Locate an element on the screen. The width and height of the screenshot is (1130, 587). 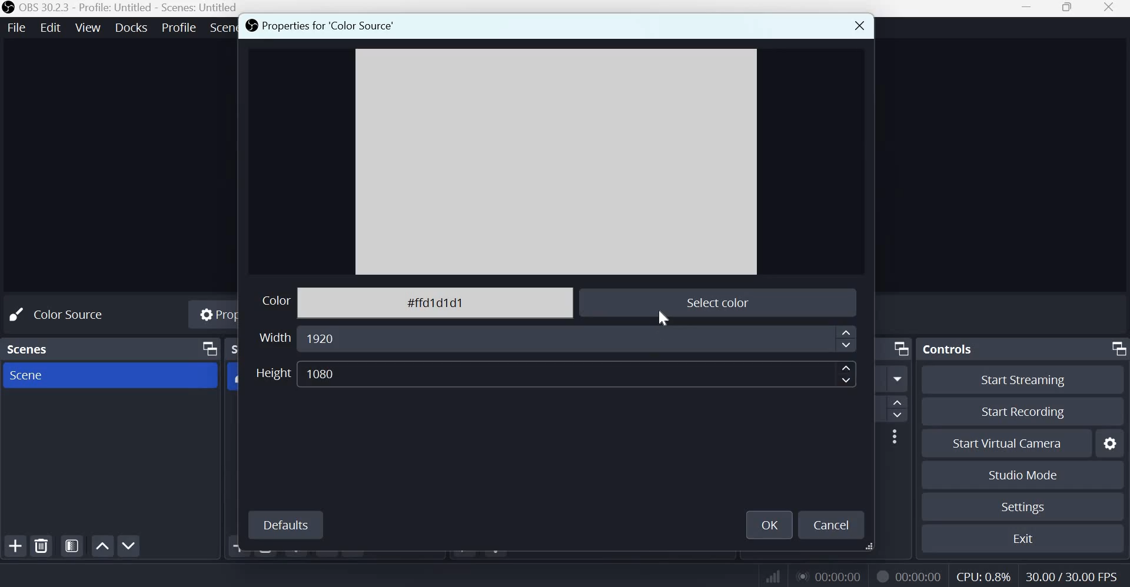
Width is located at coordinates (272, 336).